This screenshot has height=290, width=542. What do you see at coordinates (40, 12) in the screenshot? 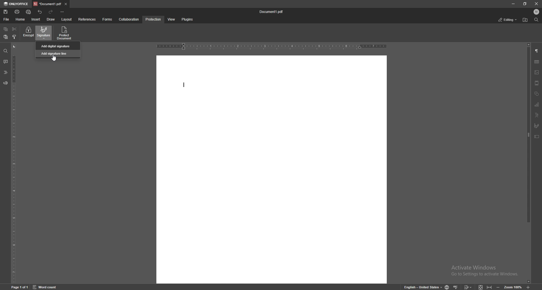
I see `undo` at bounding box center [40, 12].